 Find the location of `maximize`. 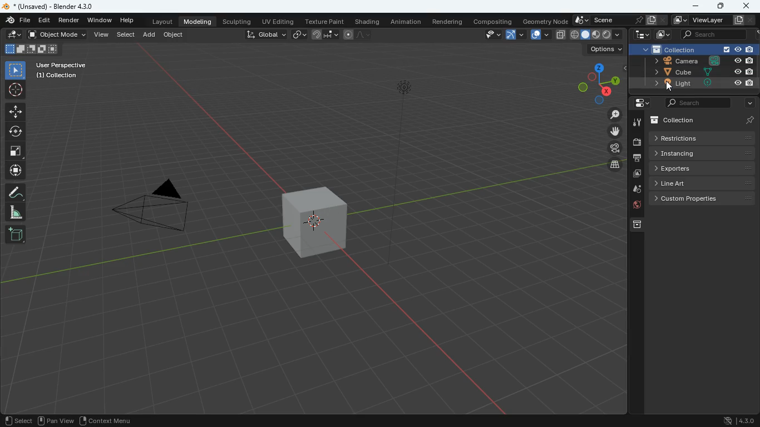

maximize is located at coordinates (722, 7).